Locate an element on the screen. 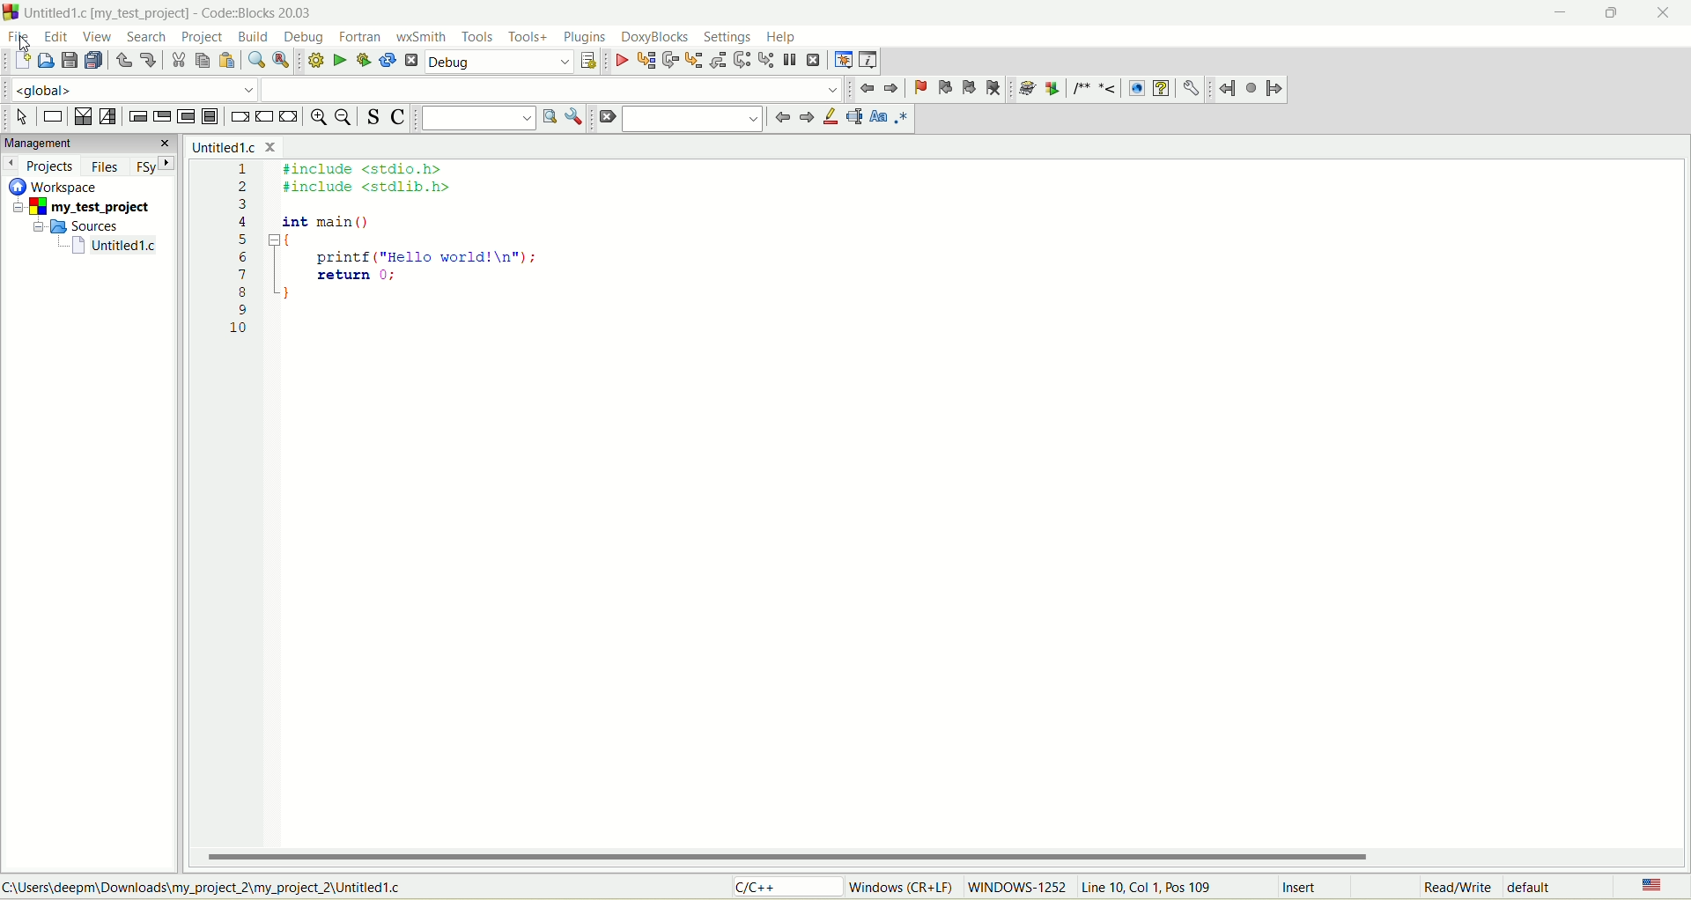 This screenshot has width=1691, height=900. zoom in is located at coordinates (317, 119).